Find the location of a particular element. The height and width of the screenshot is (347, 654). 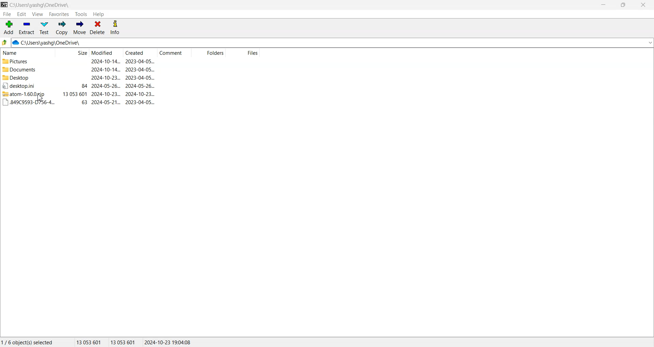

1/6 object(s) selected is located at coordinates (27, 342).